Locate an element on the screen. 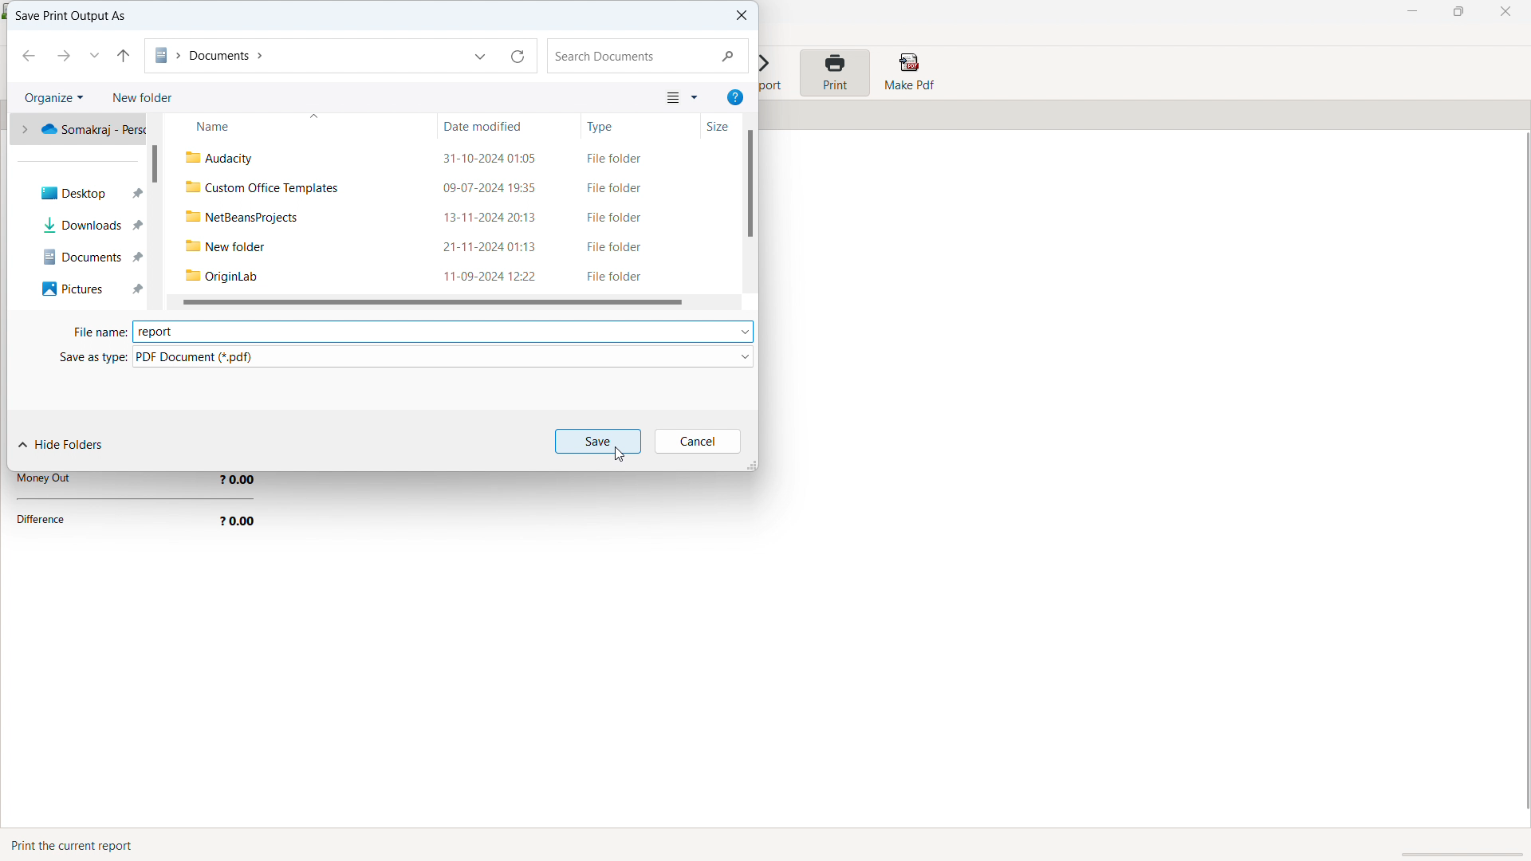 The width and height of the screenshot is (1531, 861). print is located at coordinates (834, 73).